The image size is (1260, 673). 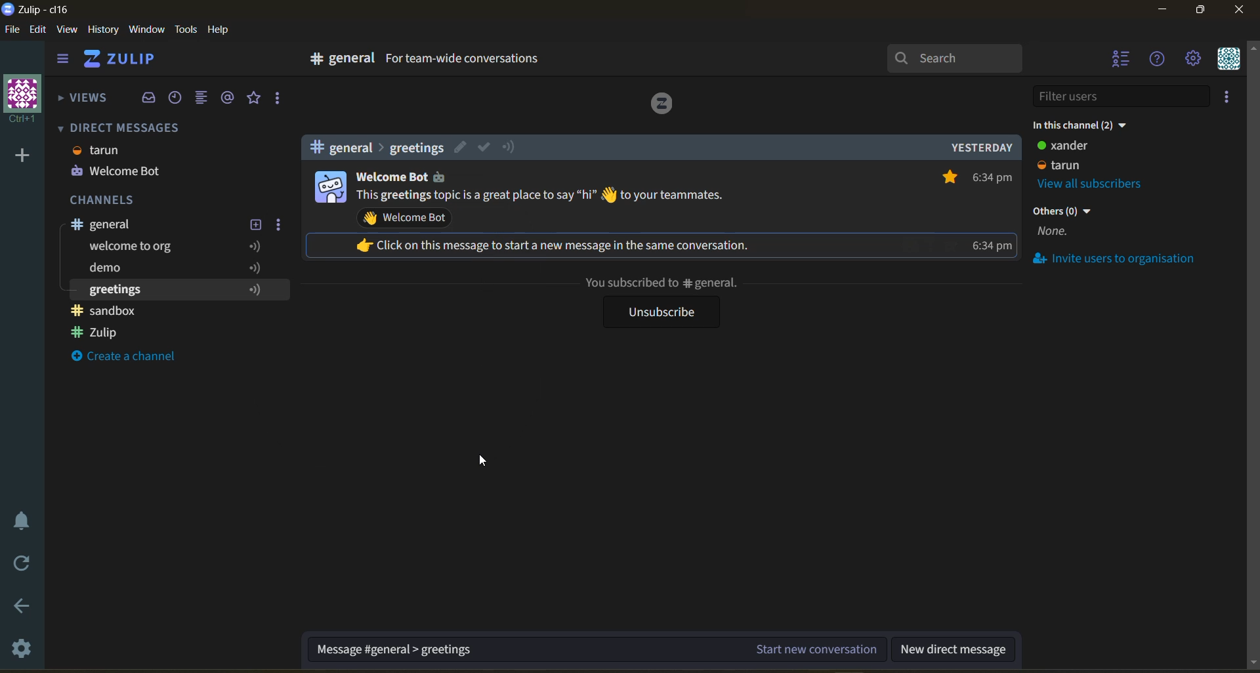 I want to click on views, so click(x=81, y=102).